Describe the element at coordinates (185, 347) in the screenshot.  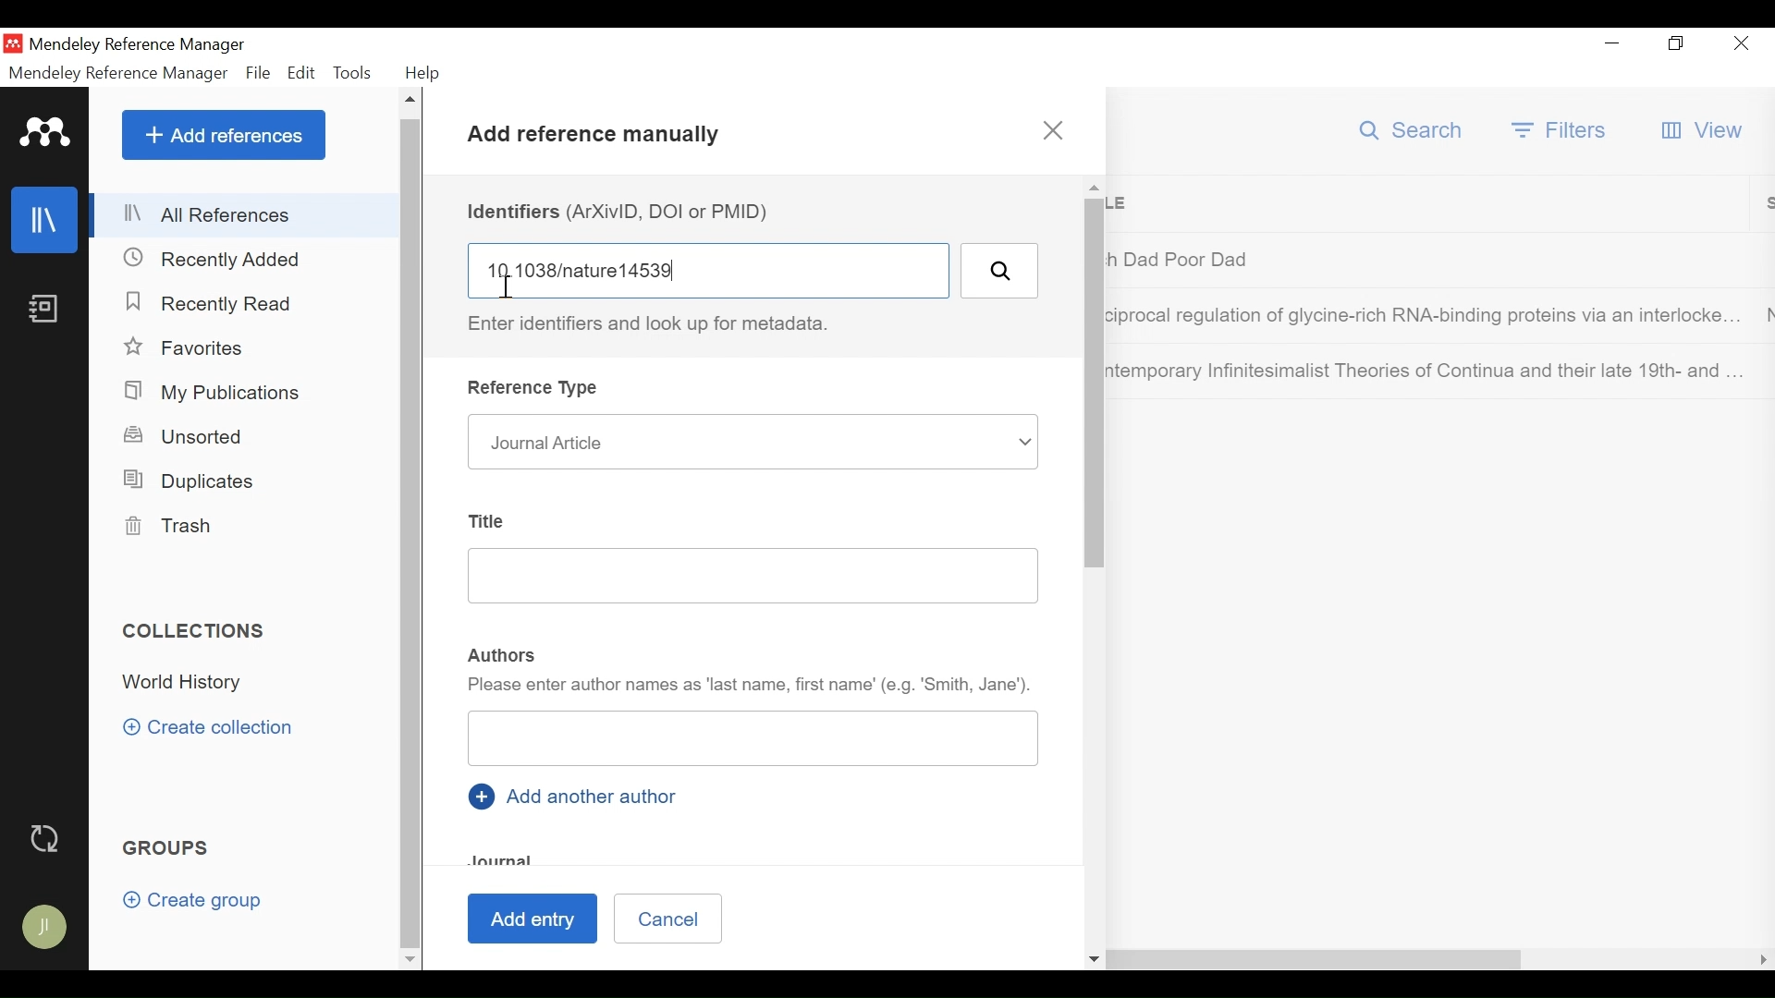
I see `Favorites` at that location.